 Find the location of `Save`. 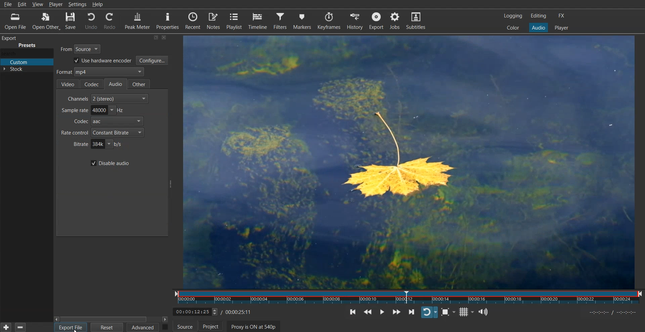

Save is located at coordinates (70, 22).